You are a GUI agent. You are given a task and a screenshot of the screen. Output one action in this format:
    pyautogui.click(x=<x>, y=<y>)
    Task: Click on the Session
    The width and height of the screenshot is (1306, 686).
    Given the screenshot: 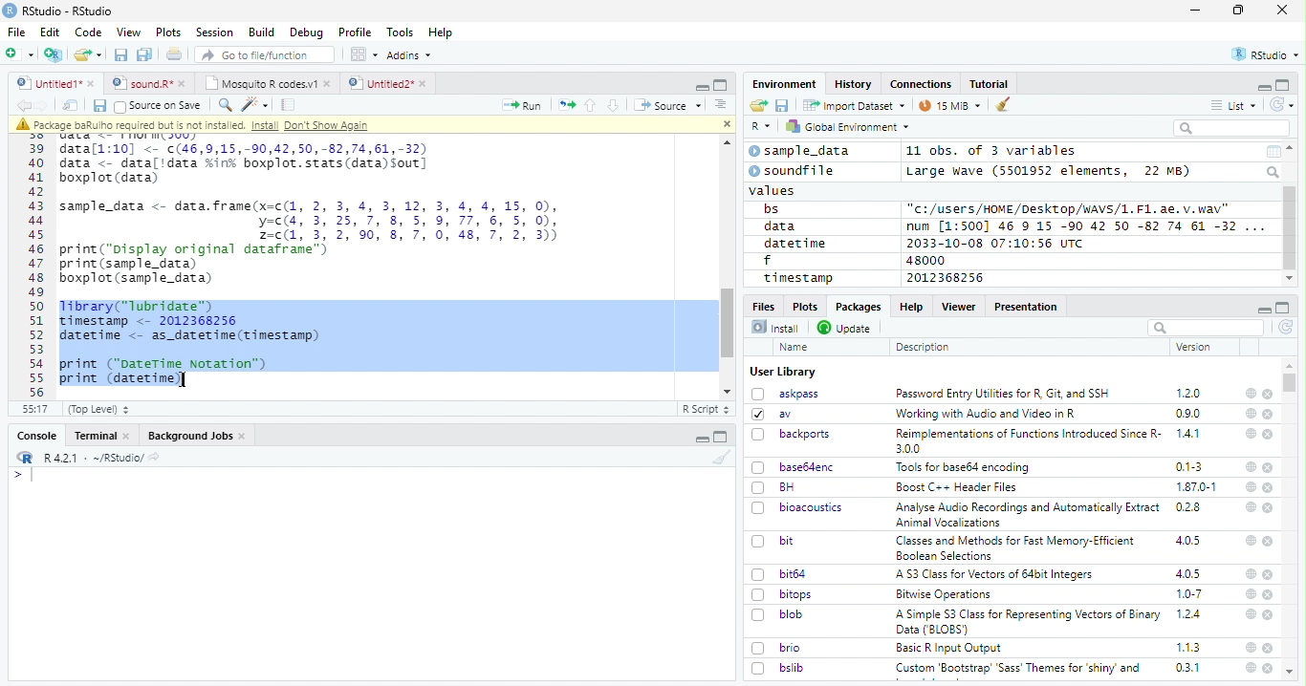 What is the action you would take?
    pyautogui.click(x=213, y=32)
    